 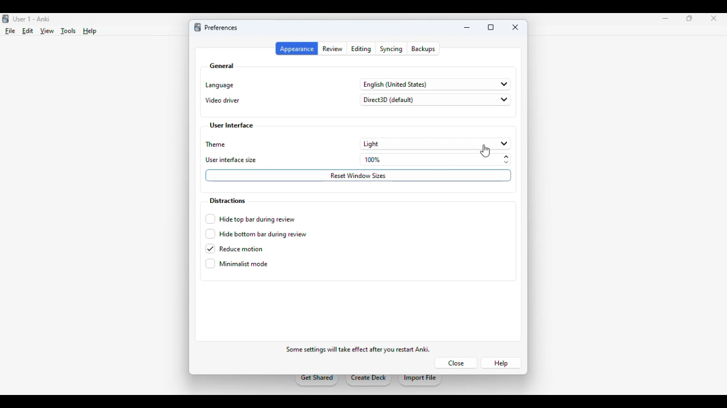 What do you see at coordinates (501, 363) in the screenshot?
I see `help` at bounding box center [501, 363].